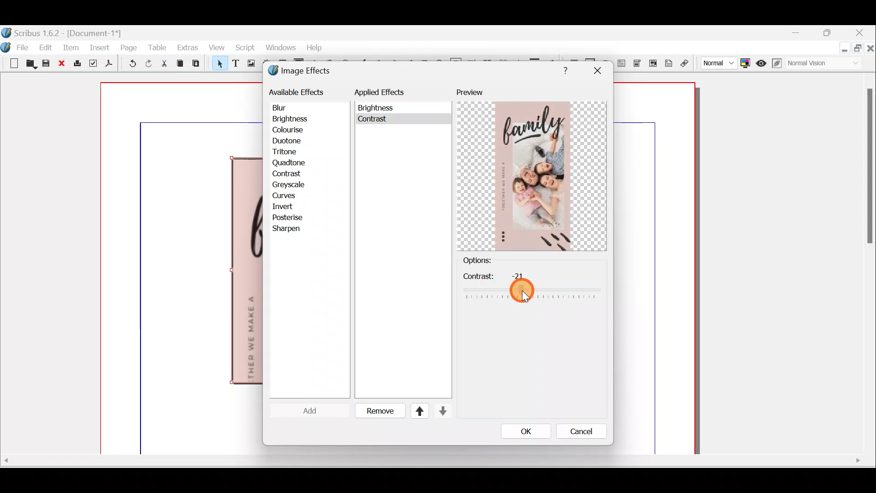  Describe the element at coordinates (779, 63) in the screenshot. I see `Edit in preview mode` at that location.